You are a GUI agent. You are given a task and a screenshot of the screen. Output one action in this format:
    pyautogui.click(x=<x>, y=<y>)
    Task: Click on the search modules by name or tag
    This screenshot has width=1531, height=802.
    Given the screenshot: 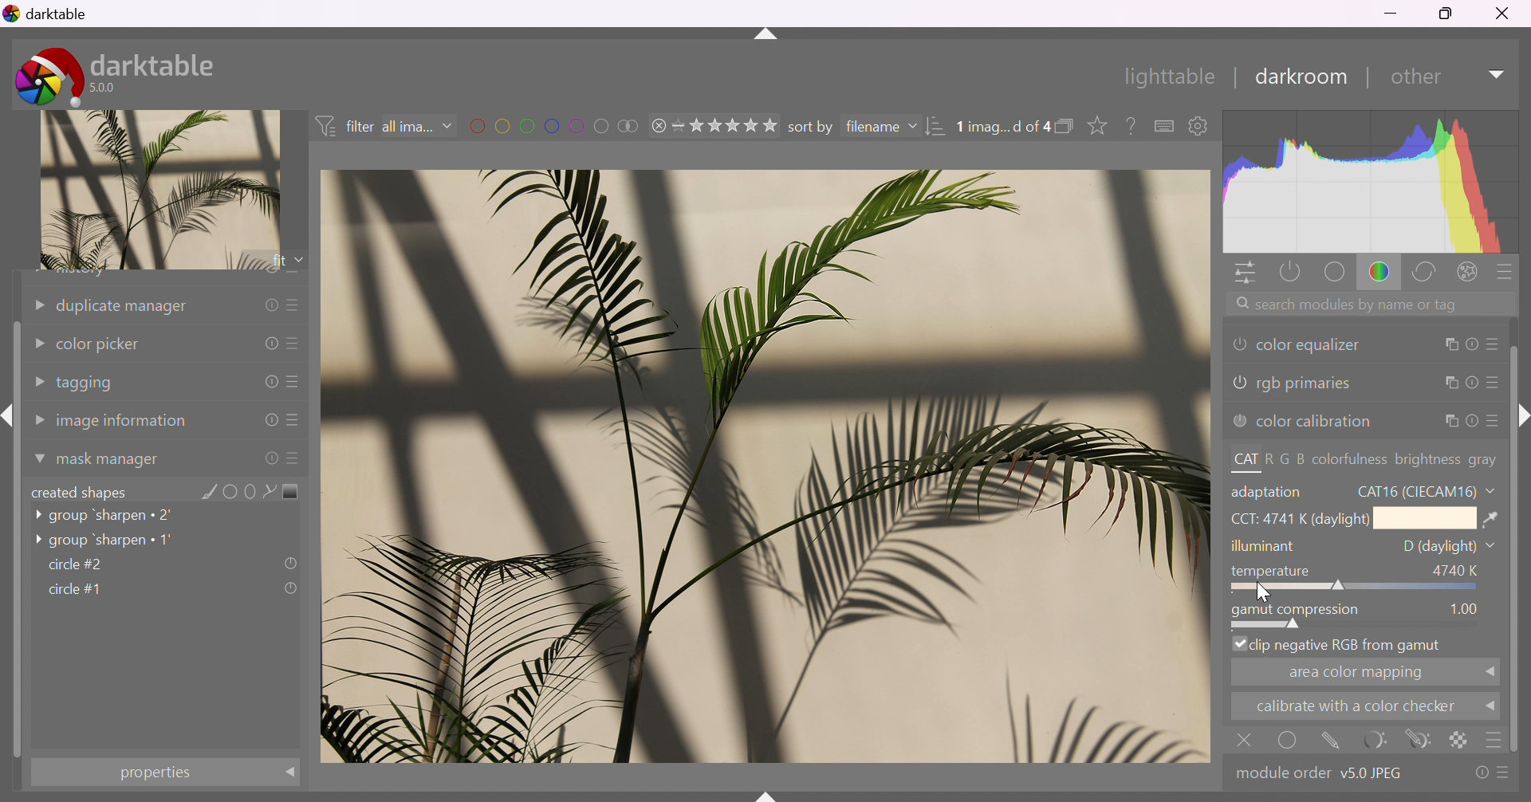 What is the action you would take?
    pyautogui.click(x=1350, y=304)
    